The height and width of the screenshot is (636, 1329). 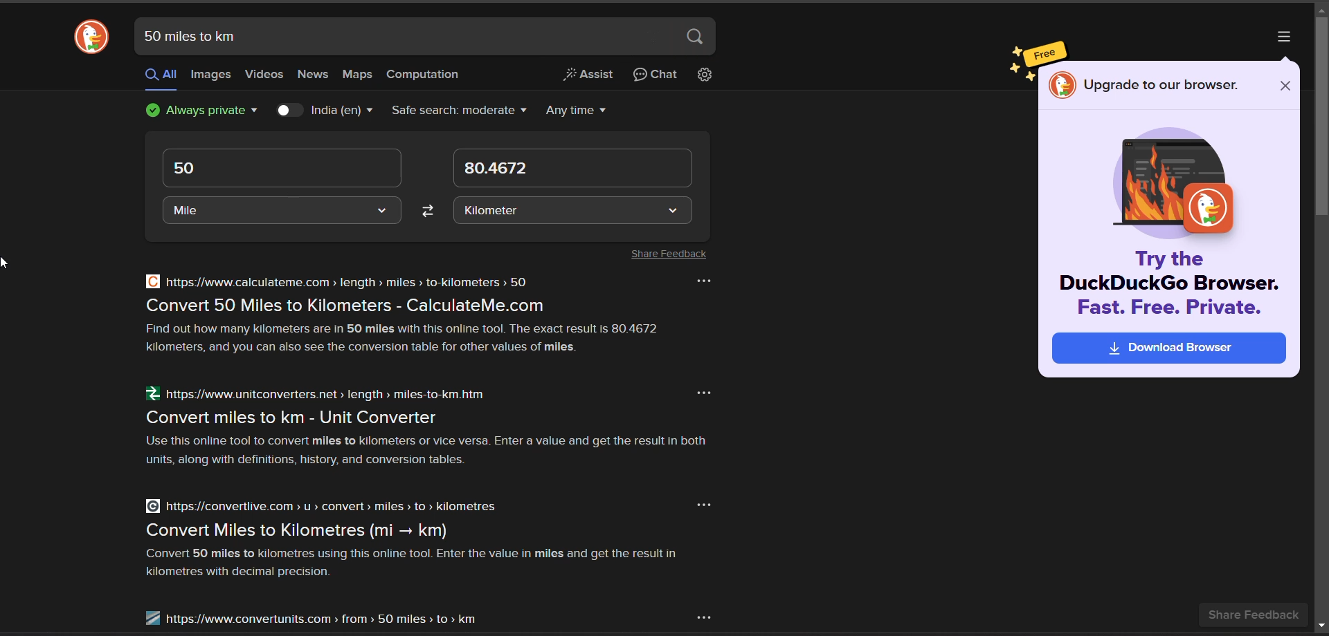 What do you see at coordinates (1172, 348) in the screenshot?
I see `download browser` at bounding box center [1172, 348].